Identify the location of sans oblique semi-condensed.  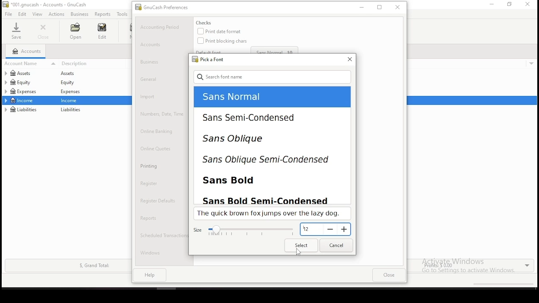
(264, 160).